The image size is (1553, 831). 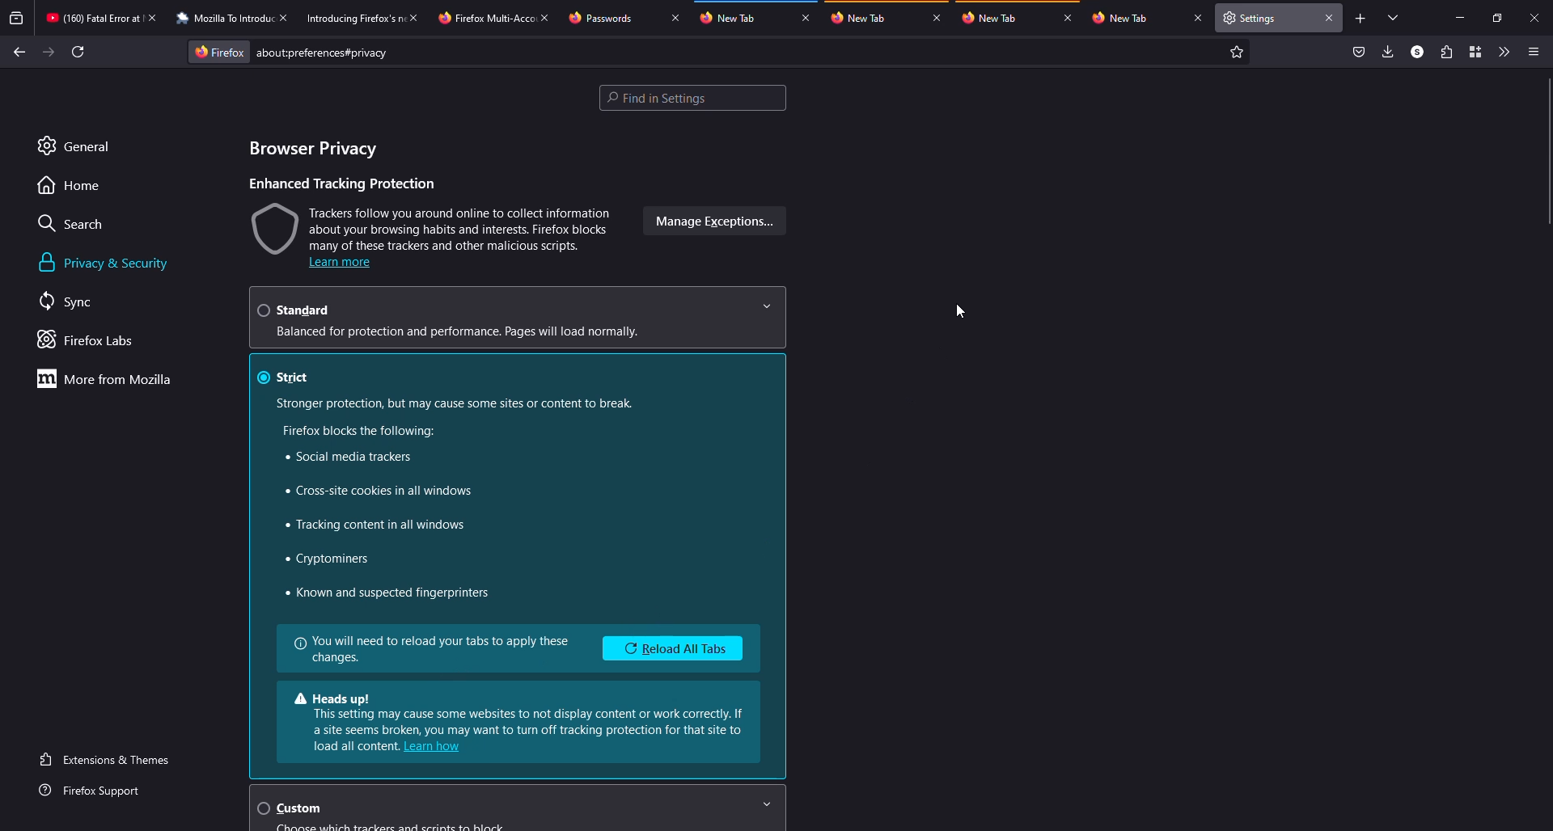 I want to click on view recent, so click(x=18, y=18).